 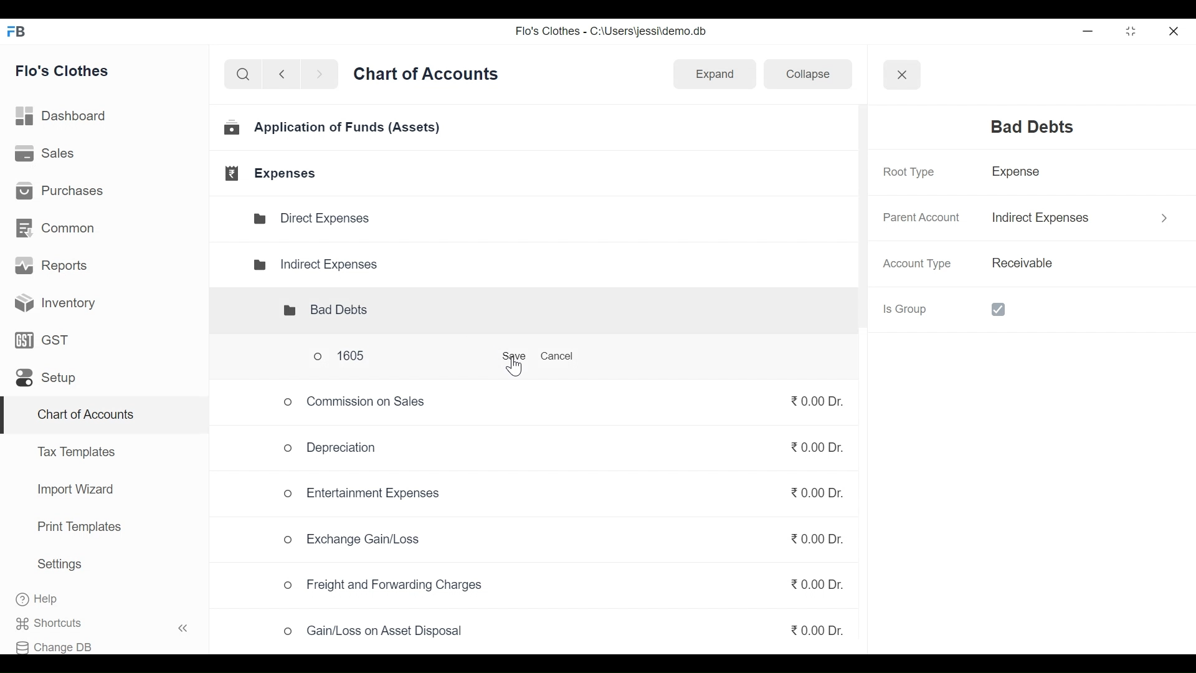 I want to click on Import Wizard, so click(x=72, y=491).